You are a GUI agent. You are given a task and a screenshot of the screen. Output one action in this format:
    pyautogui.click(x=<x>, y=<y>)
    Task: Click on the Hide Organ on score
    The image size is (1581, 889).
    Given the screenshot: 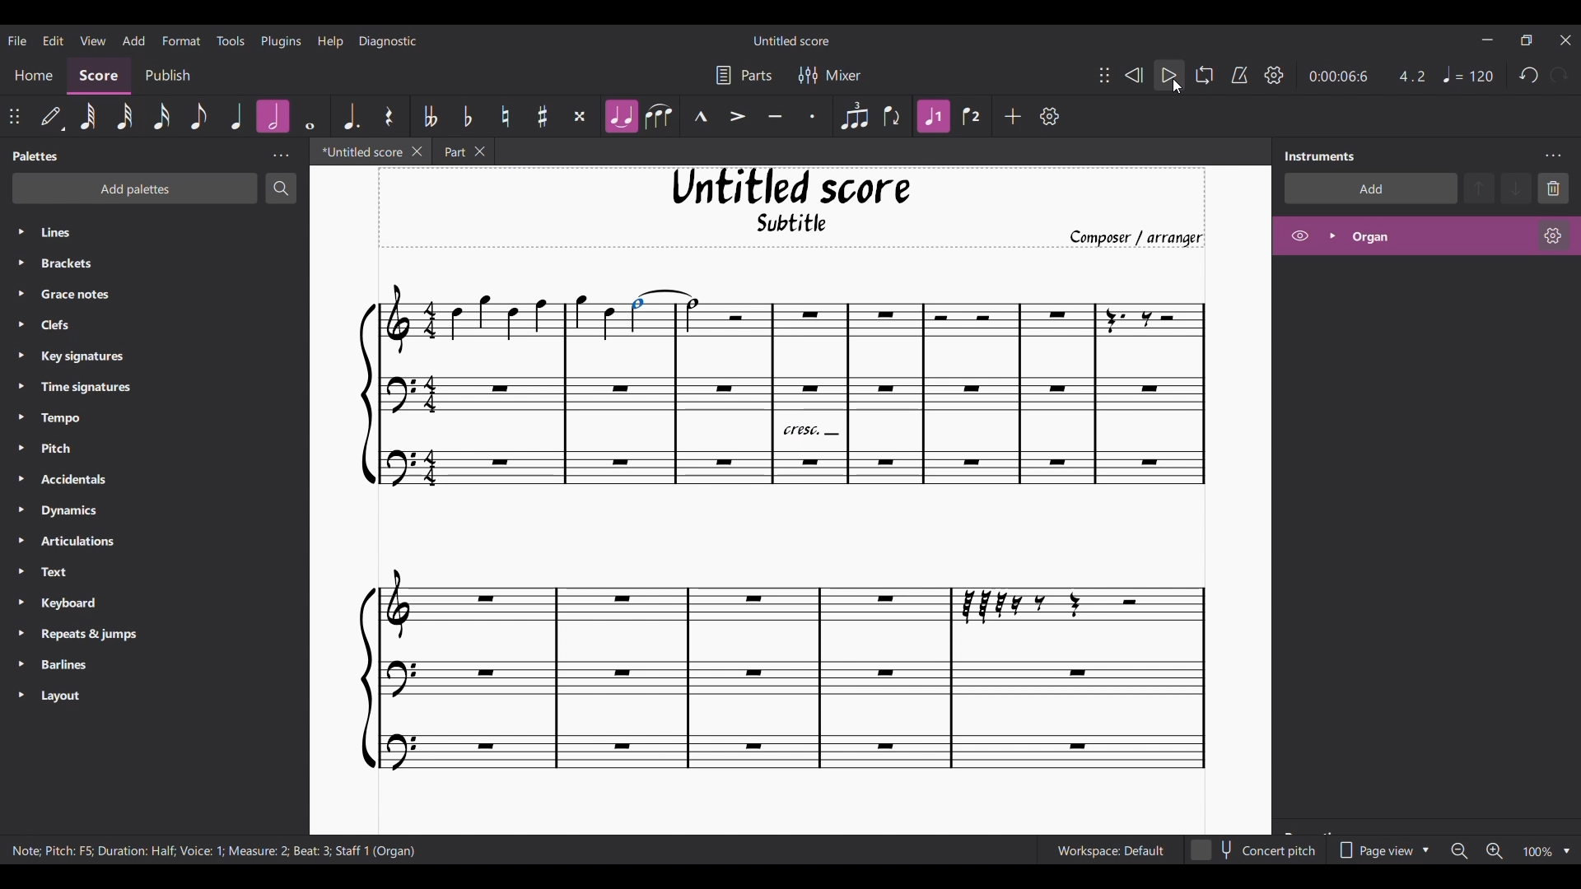 What is the action you would take?
    pyautogui.click(x=1299, y=235)
    